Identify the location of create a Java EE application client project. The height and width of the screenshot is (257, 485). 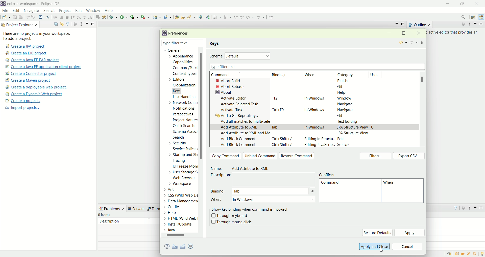
(43, 68).